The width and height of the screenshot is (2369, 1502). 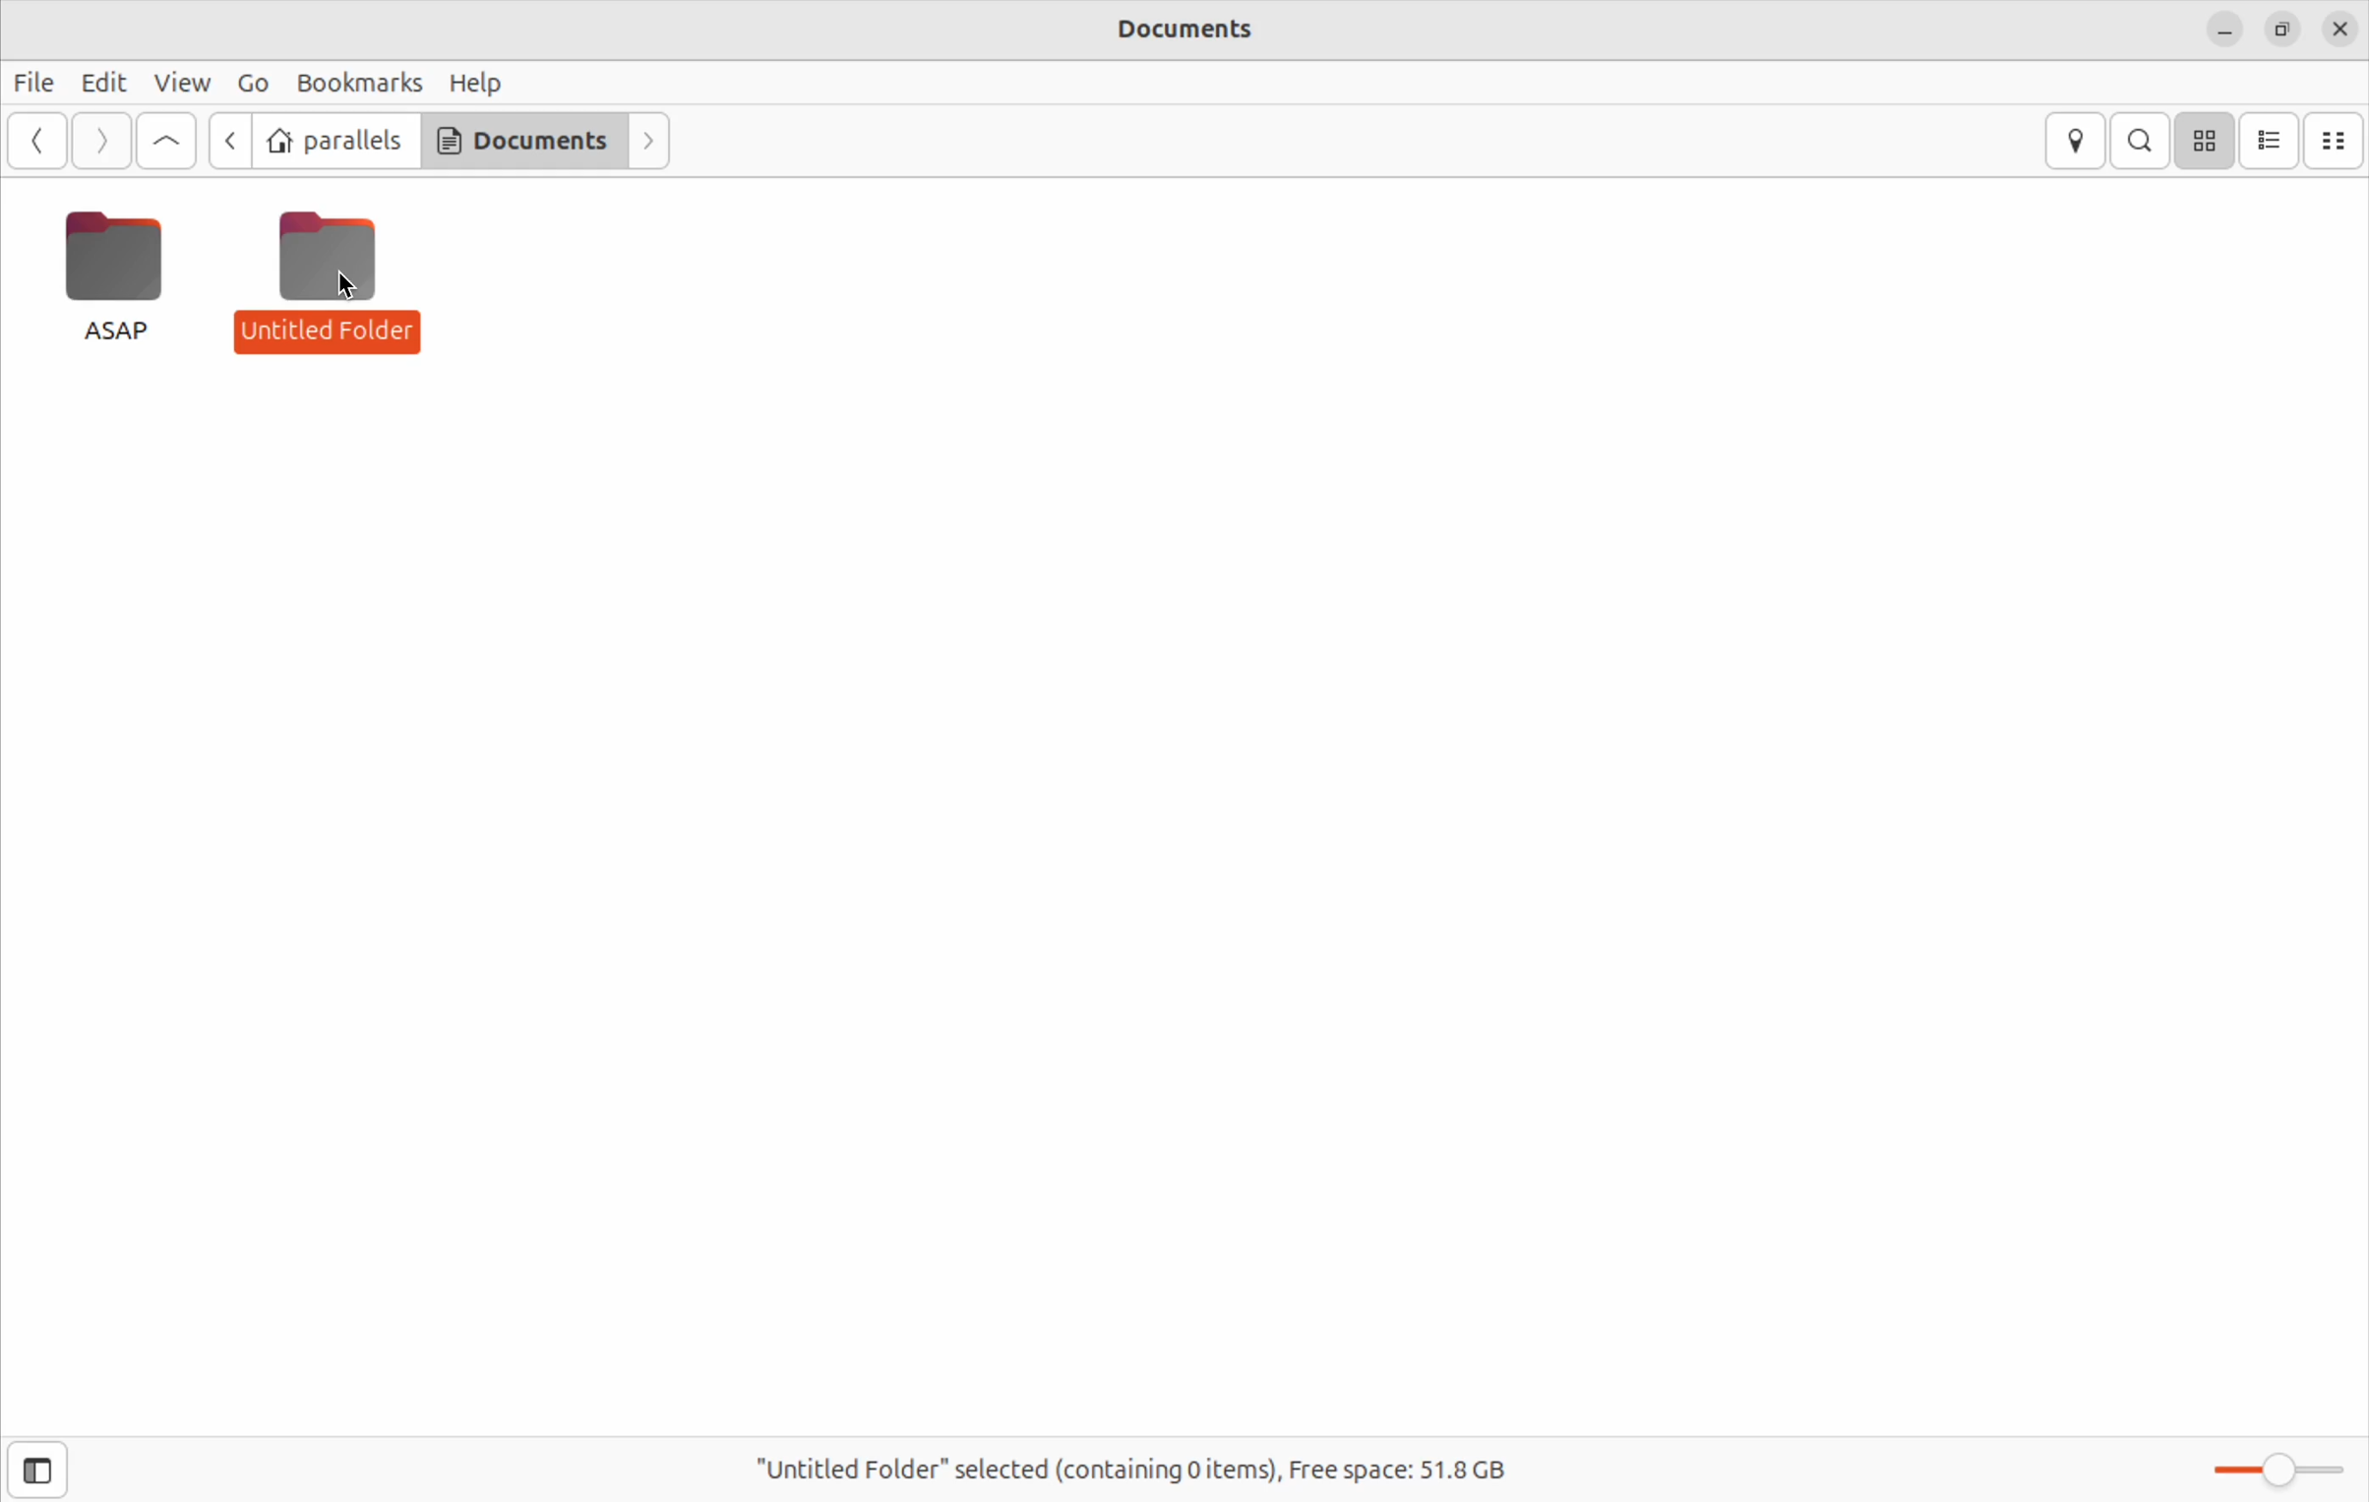 What do you see at coordinates (110, 274) in the screenshot?
I see `ASAP` at bounding box center [110, 274].